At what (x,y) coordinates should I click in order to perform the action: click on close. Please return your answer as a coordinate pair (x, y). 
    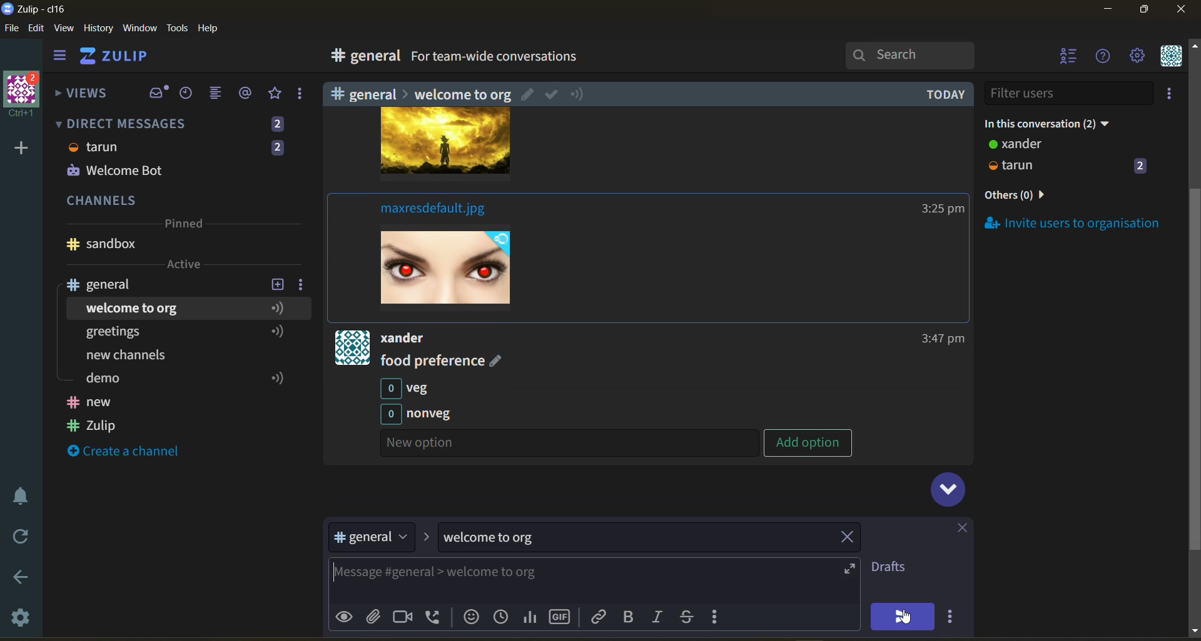
    Looking at the image, I should click on (1182, 13).